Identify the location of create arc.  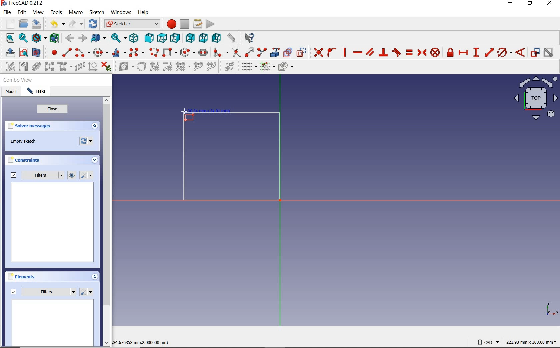
(82, 52).